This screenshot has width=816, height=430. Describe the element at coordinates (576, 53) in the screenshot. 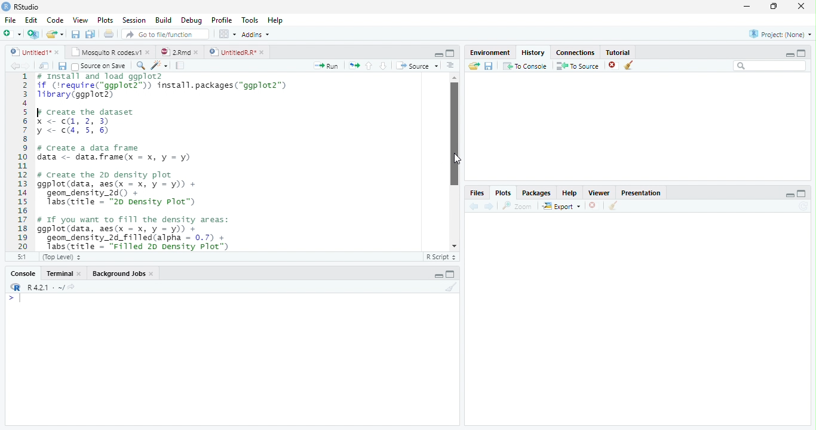

I see `Connections` at that location.